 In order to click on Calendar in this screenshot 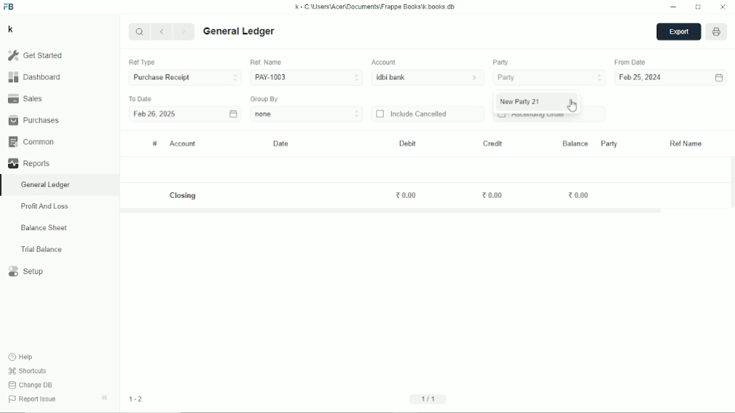, I will do `click(719, 78)`.